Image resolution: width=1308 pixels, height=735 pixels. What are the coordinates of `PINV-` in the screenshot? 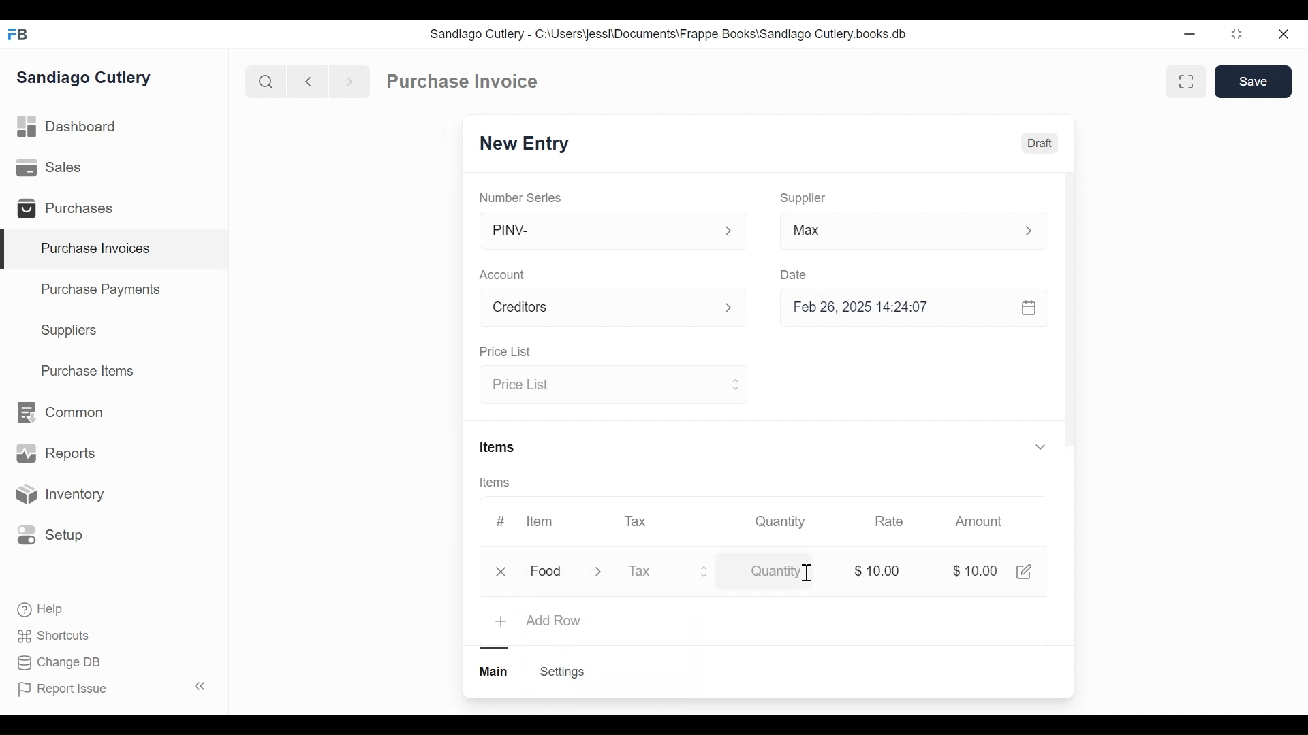 It's located at (597, 231).